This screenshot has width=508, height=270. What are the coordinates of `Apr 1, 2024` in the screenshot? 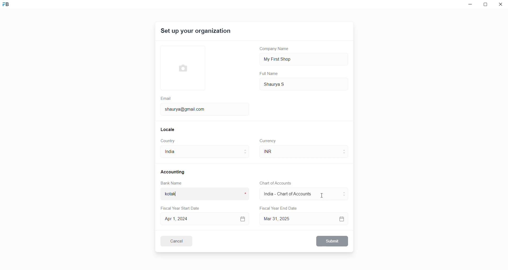 It's located at (204, 218).